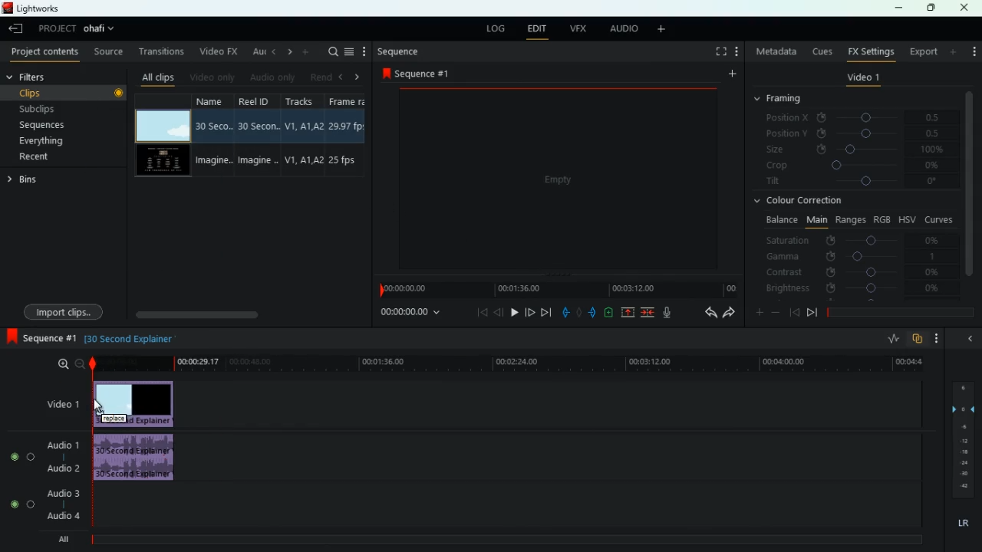 The height and width of the screenshot is (552, 982). What do you see at coordinates (778, 313) in the screenshot?
I see `minus` at bounding box center [778, 313].